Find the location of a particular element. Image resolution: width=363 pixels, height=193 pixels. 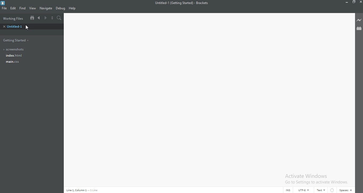

Close is located at coordinates (361, 2).